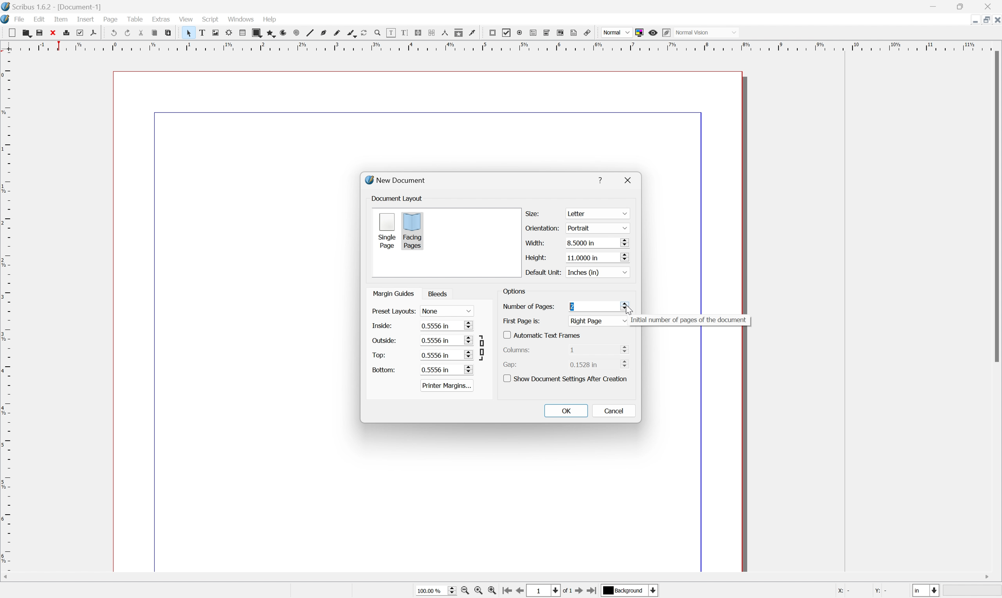 The height and width of the screenshot is (598, 1002). I want to click on pdf text field, so click(534, 32).